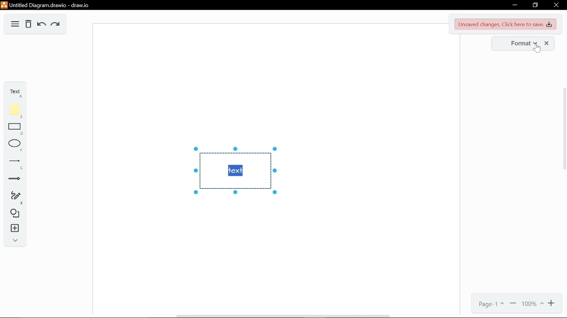 Image resolution: width=567 pixels, height=318 pixels. Describe the element at coordinates (28, 24) in the screenshot. I see `delete` at that location.